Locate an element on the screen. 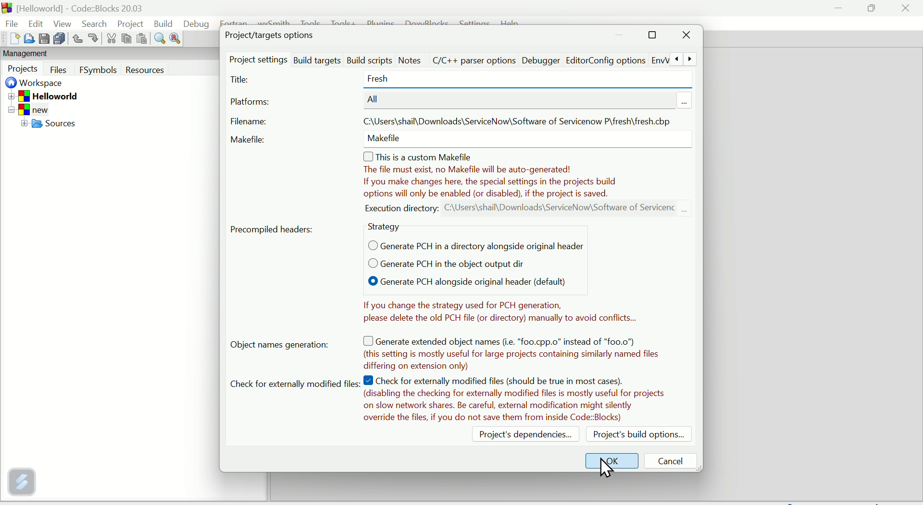 This screenshot has width=923, height=505. make file is located at coordinates (386, 141).